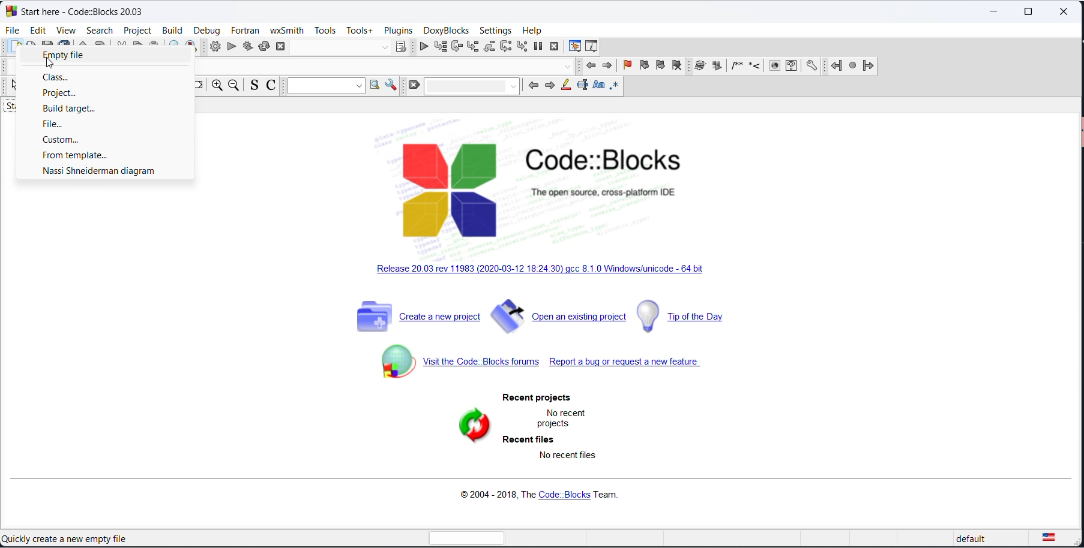  Describe the element at coordinates (756, 67) in the screenshot. I see `Insert line` at that location.